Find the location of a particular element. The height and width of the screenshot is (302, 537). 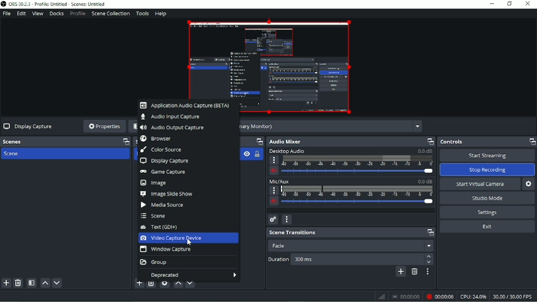

Image is located at coordinates (156, 182).